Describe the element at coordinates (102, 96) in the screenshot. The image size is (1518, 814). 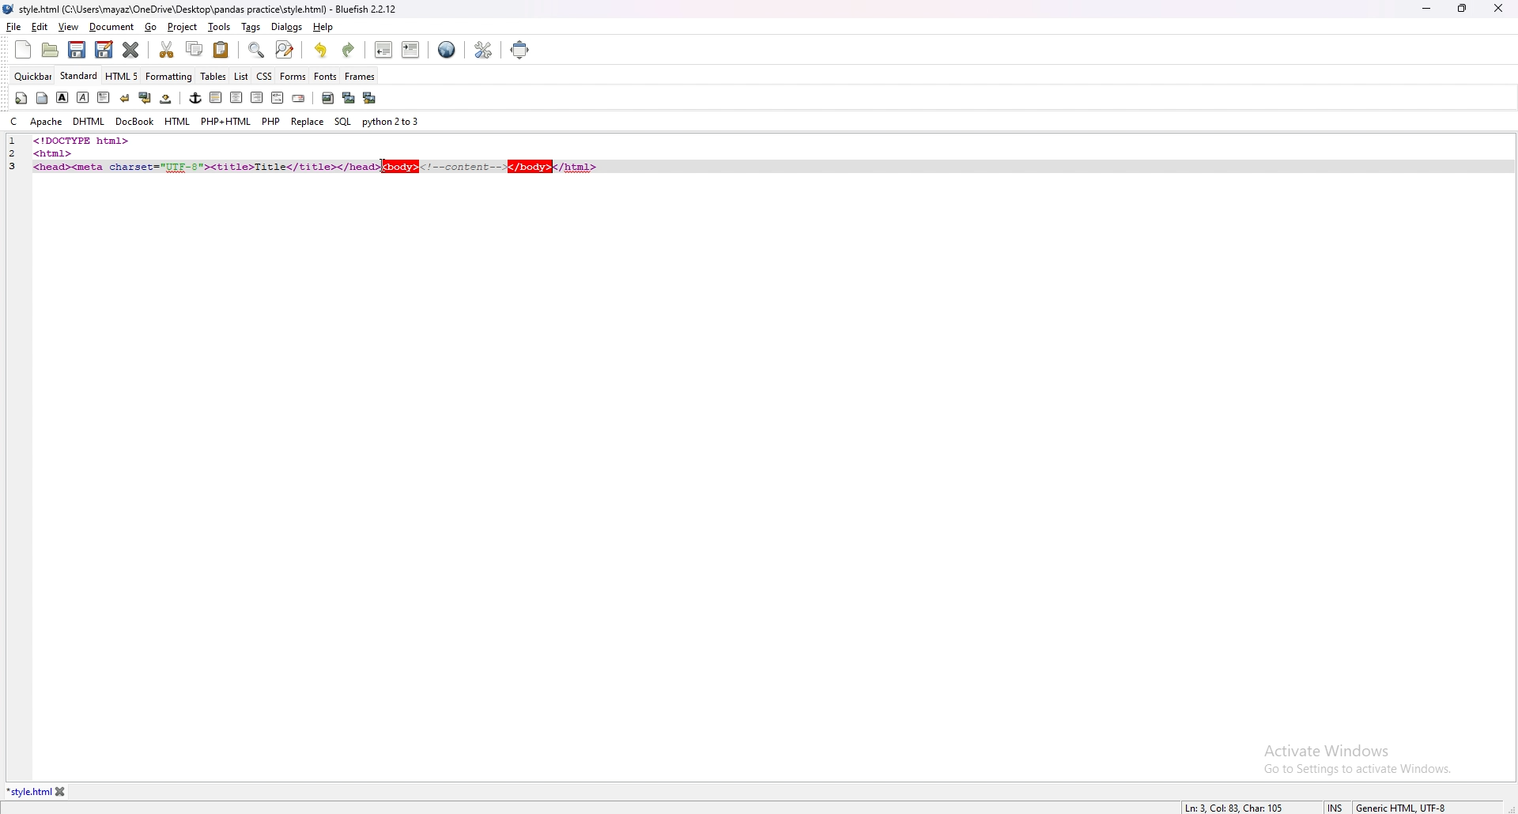
I see `paragraph` at that location.